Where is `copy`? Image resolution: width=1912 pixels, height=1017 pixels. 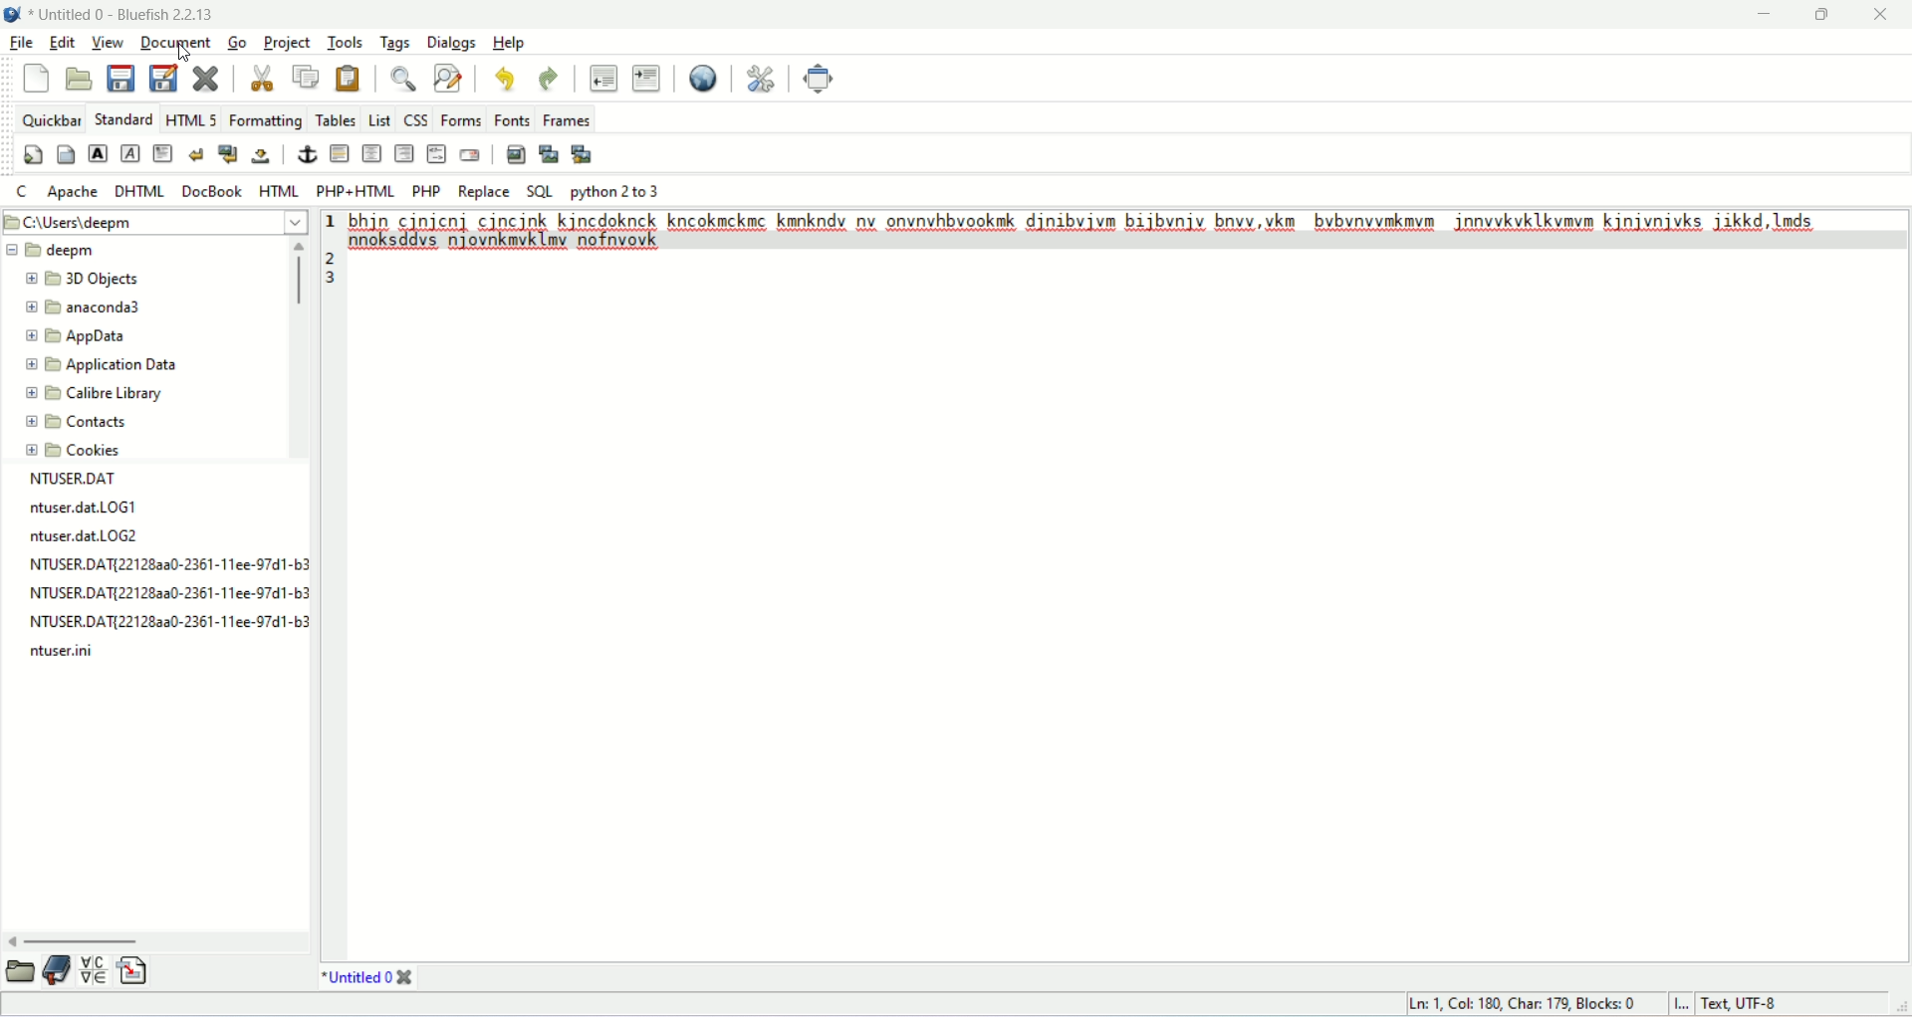
copy is located at coordinates (308, 78).